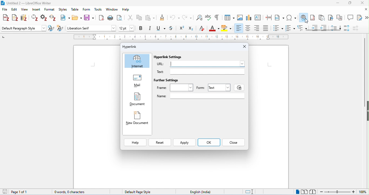  Describe the element at coordinates (313, 17) in the screenshot. I see `insert footnote` at that location.